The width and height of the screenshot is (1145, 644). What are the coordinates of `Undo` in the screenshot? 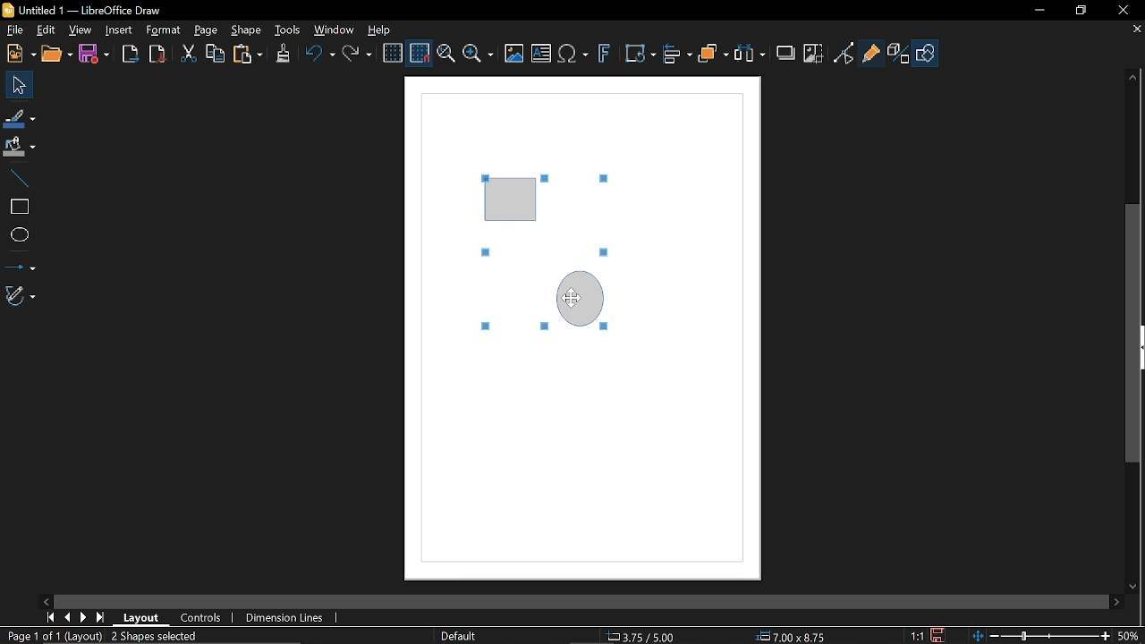 It's located at (320, 55).